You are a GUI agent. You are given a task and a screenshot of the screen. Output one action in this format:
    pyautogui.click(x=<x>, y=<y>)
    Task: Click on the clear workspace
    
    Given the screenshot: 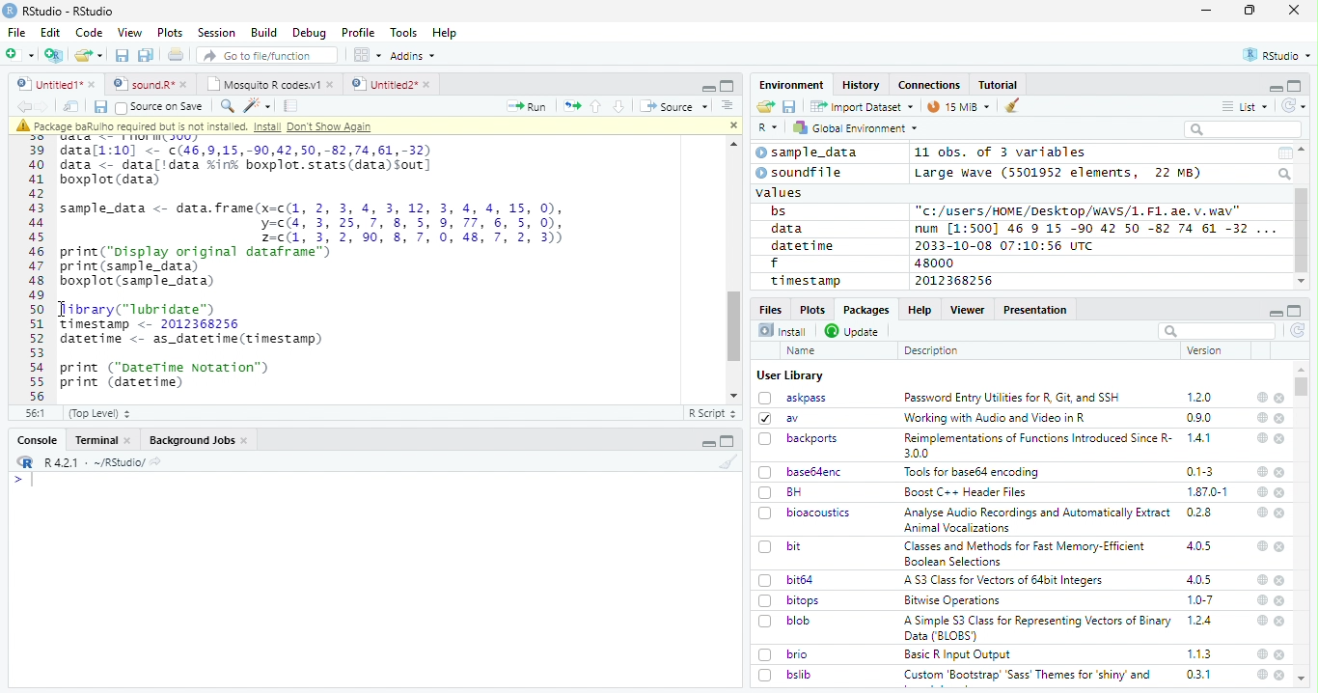 What is the action you would take?
    pyautogui.click(x=725, y=461)
    